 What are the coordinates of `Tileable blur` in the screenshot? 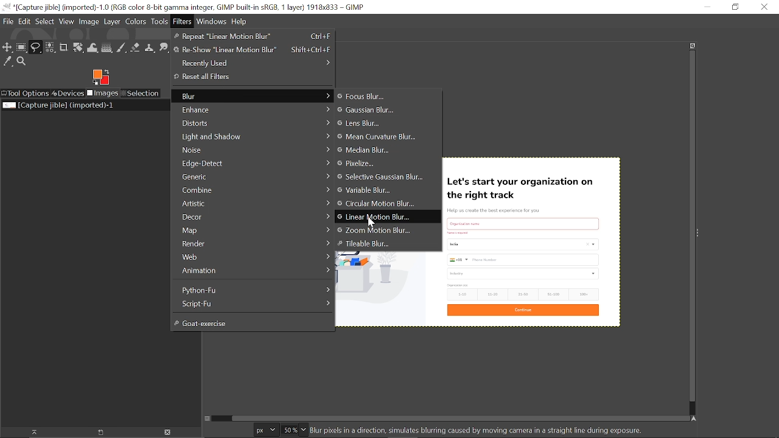 It's located at (374, 243).